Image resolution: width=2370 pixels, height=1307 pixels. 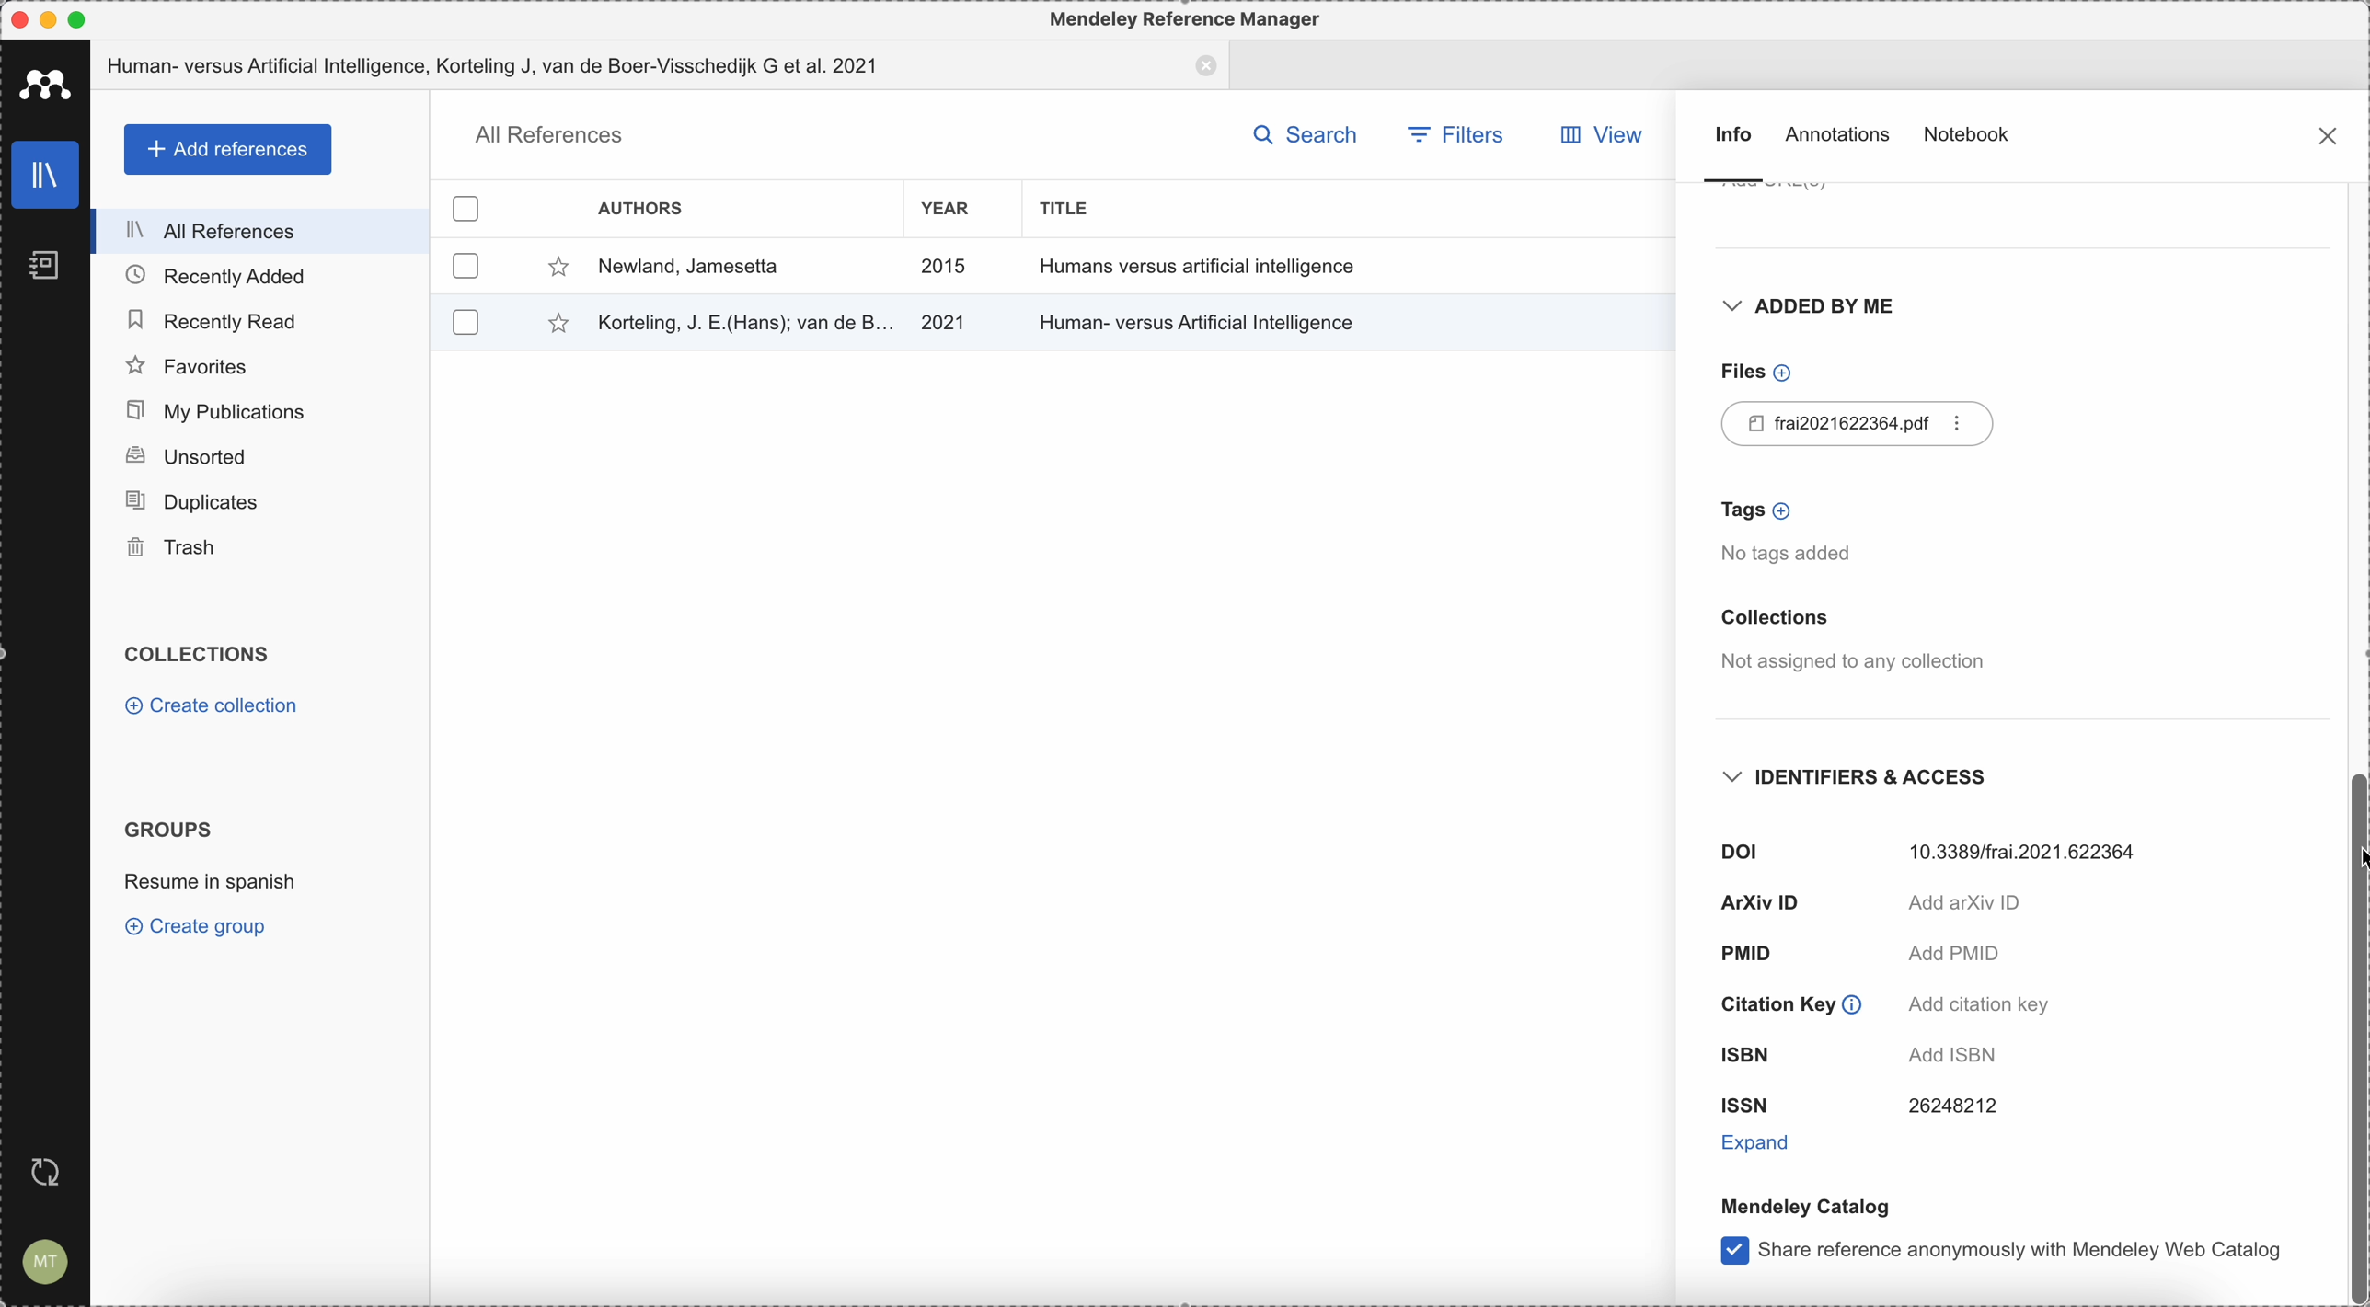 What do you see at coordinates (44, 84) in the screenshot?
I see `Mendeley icon` at bounding box center [44, 84].